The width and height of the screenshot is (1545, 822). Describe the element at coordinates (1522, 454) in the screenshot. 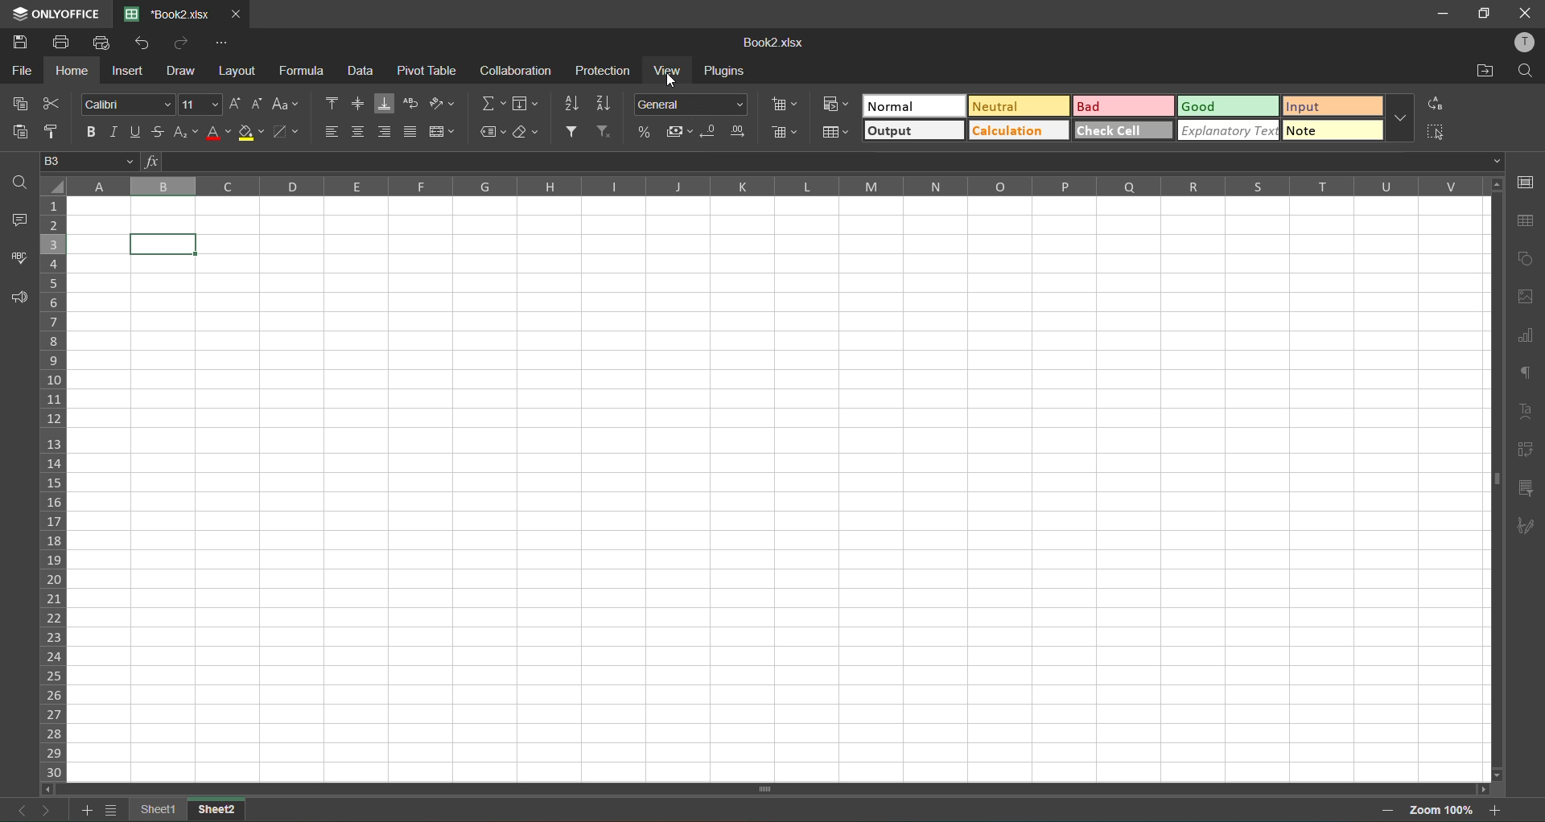

I see `pivot table` at that location.